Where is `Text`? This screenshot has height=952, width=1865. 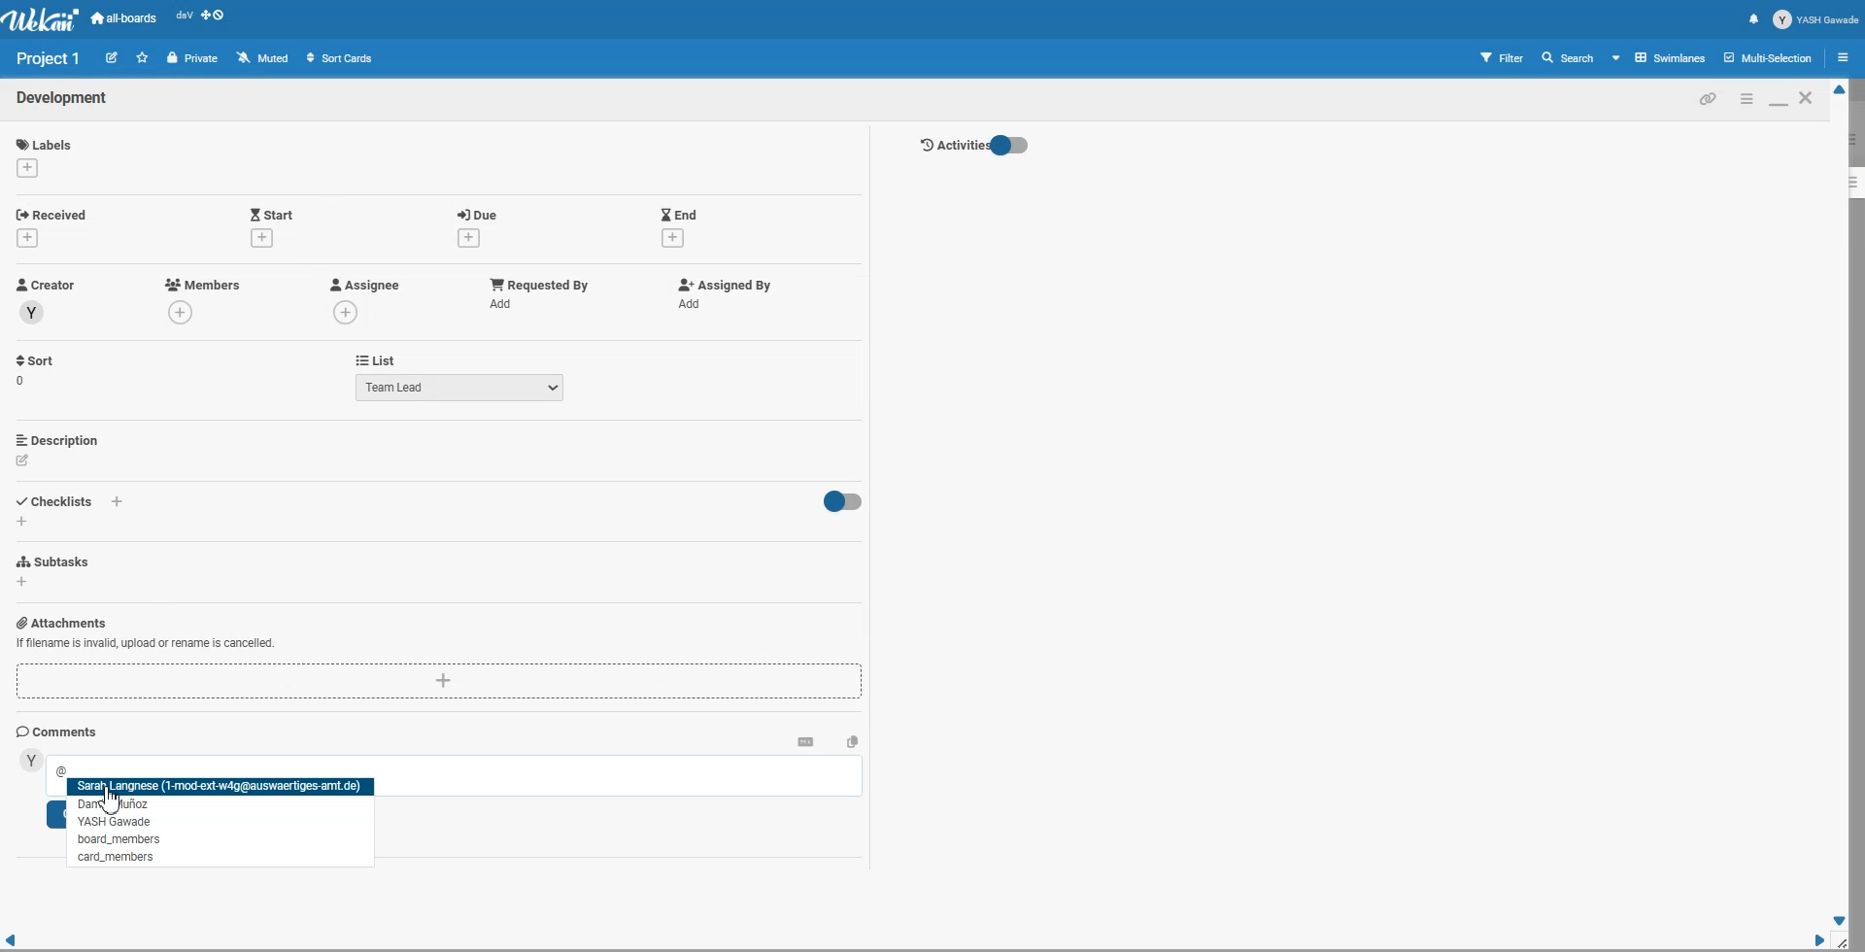 Text is located at coordinates (63, 99).